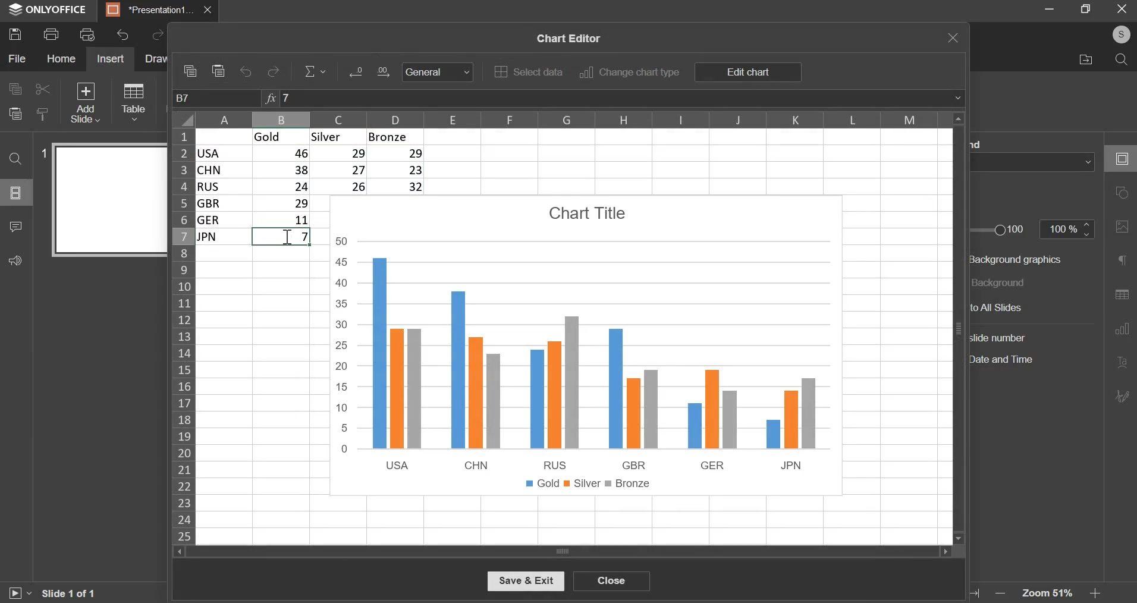 The width and height of the screenshot is (1137, 603). I want to click on undo, so click(123, 35).